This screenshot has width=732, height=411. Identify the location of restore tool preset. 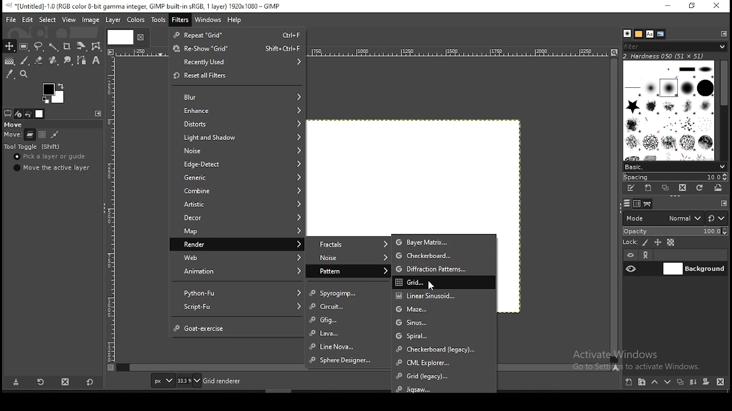
(43, 381).